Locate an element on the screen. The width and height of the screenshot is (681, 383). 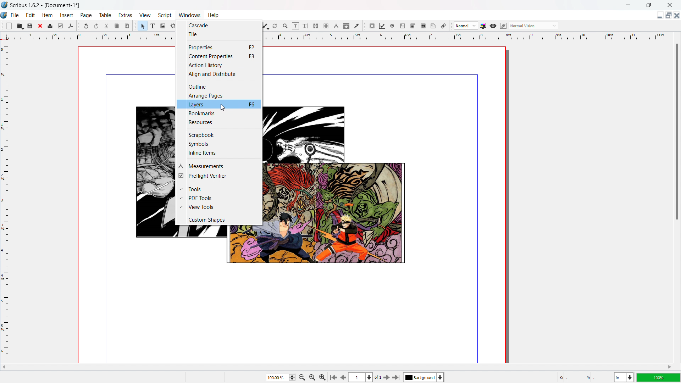
tools is located at coordinates (219, 189).